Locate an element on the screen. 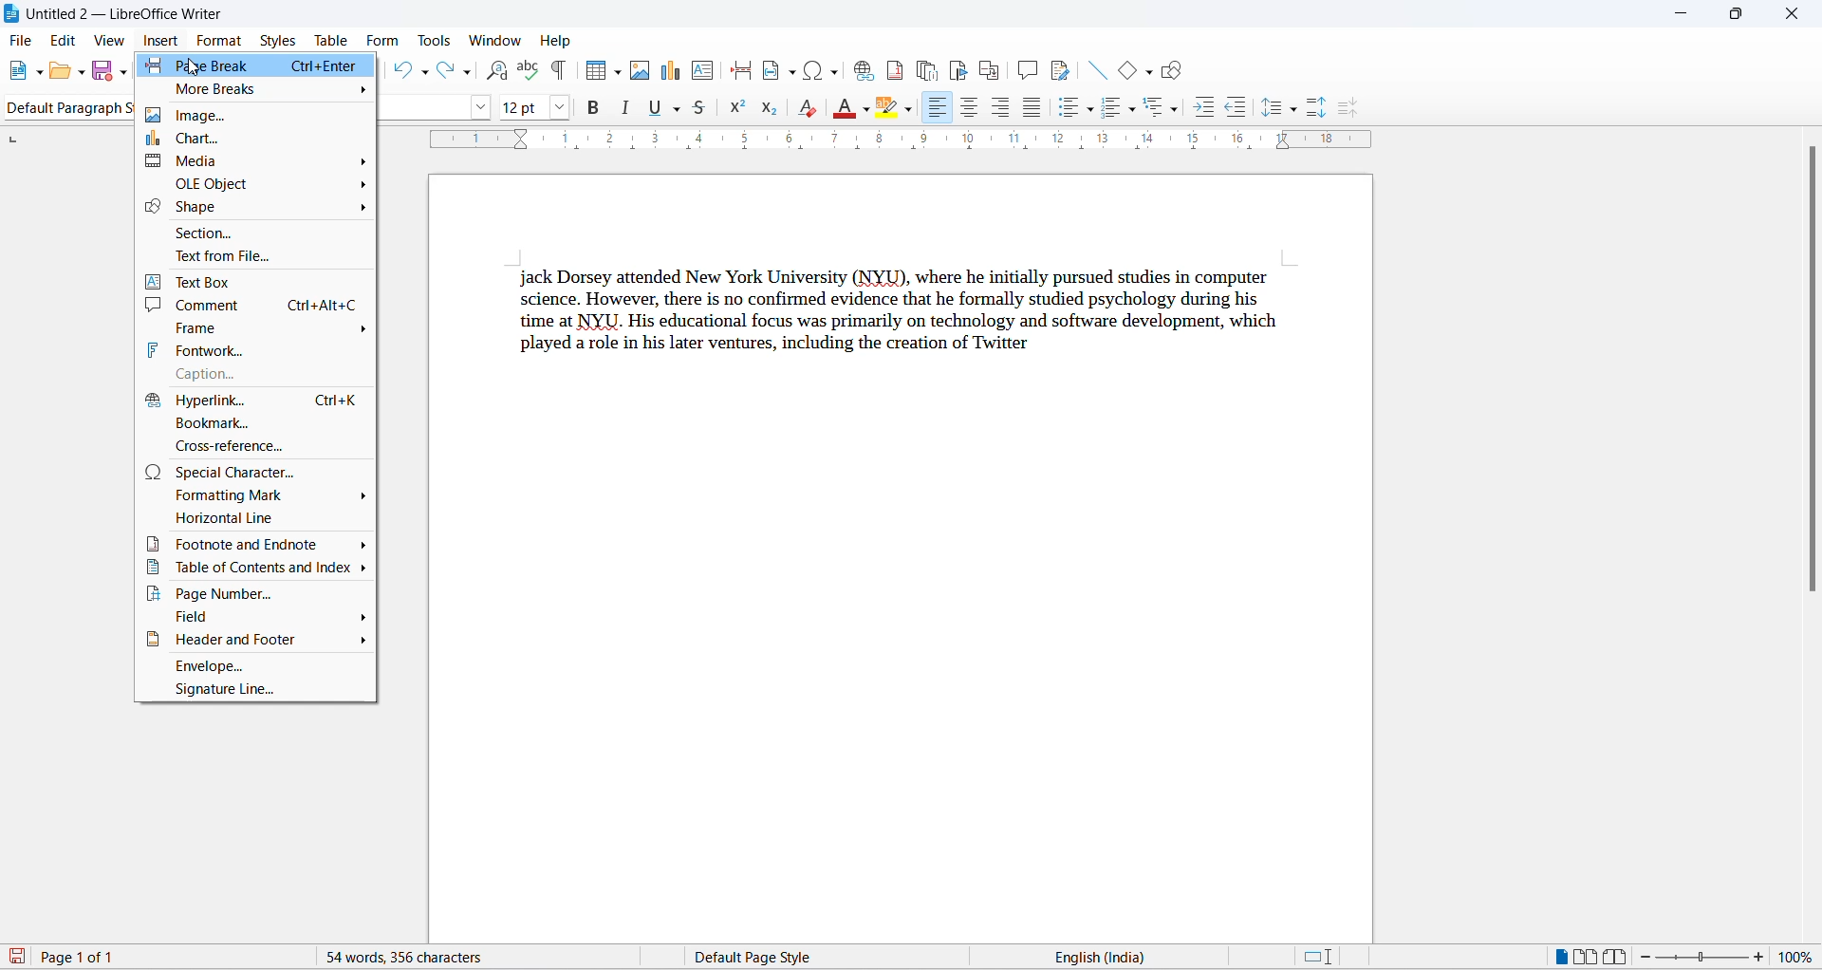  insert chart is located at coordinates (674, 71).